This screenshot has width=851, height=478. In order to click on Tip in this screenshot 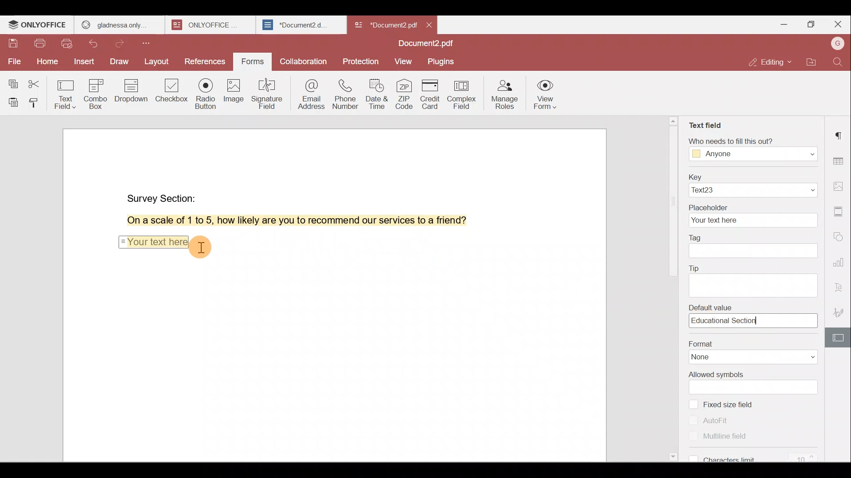, I will do `click(756, 278)`.